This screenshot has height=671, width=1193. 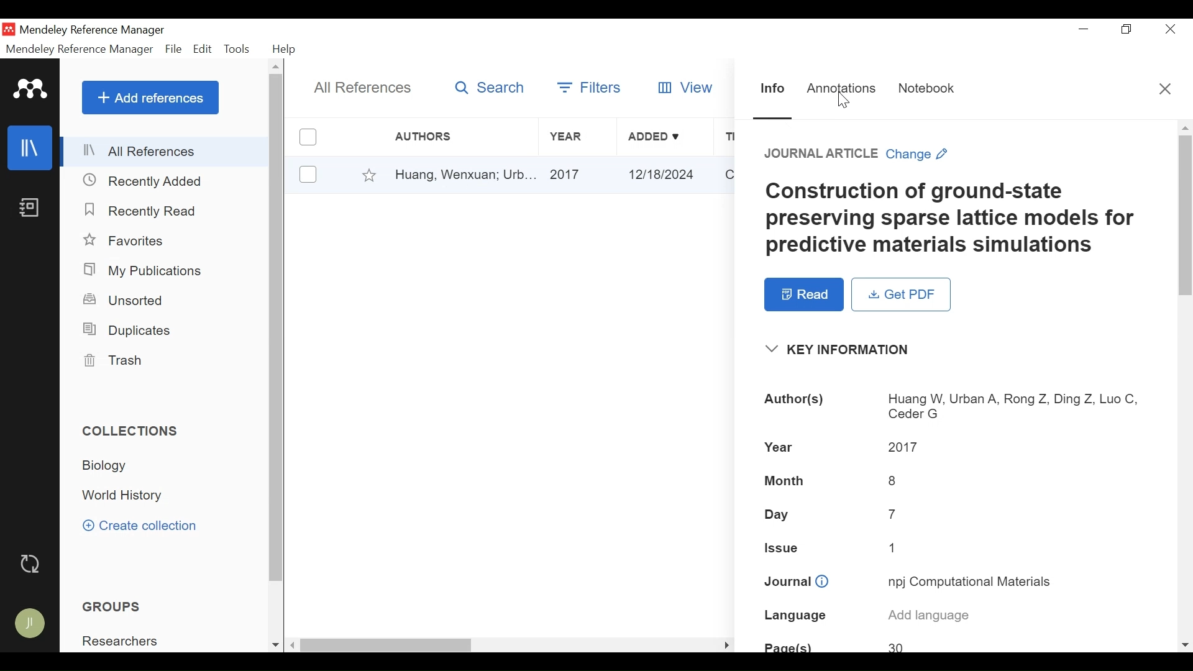 I want to click on Create Collection, so click(x=144, y=526).